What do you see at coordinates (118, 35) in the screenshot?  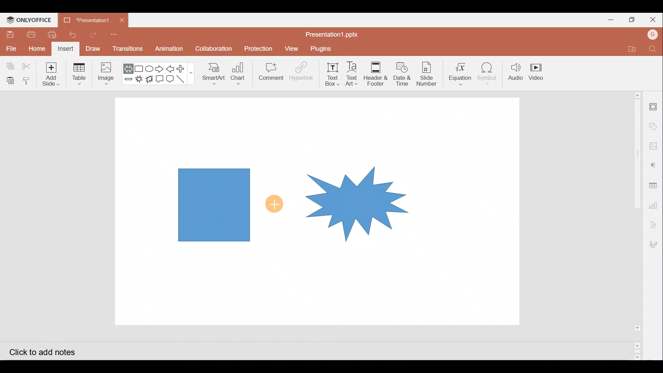 I see `Customize quick access toolbar` at bounding box center [118, 35].